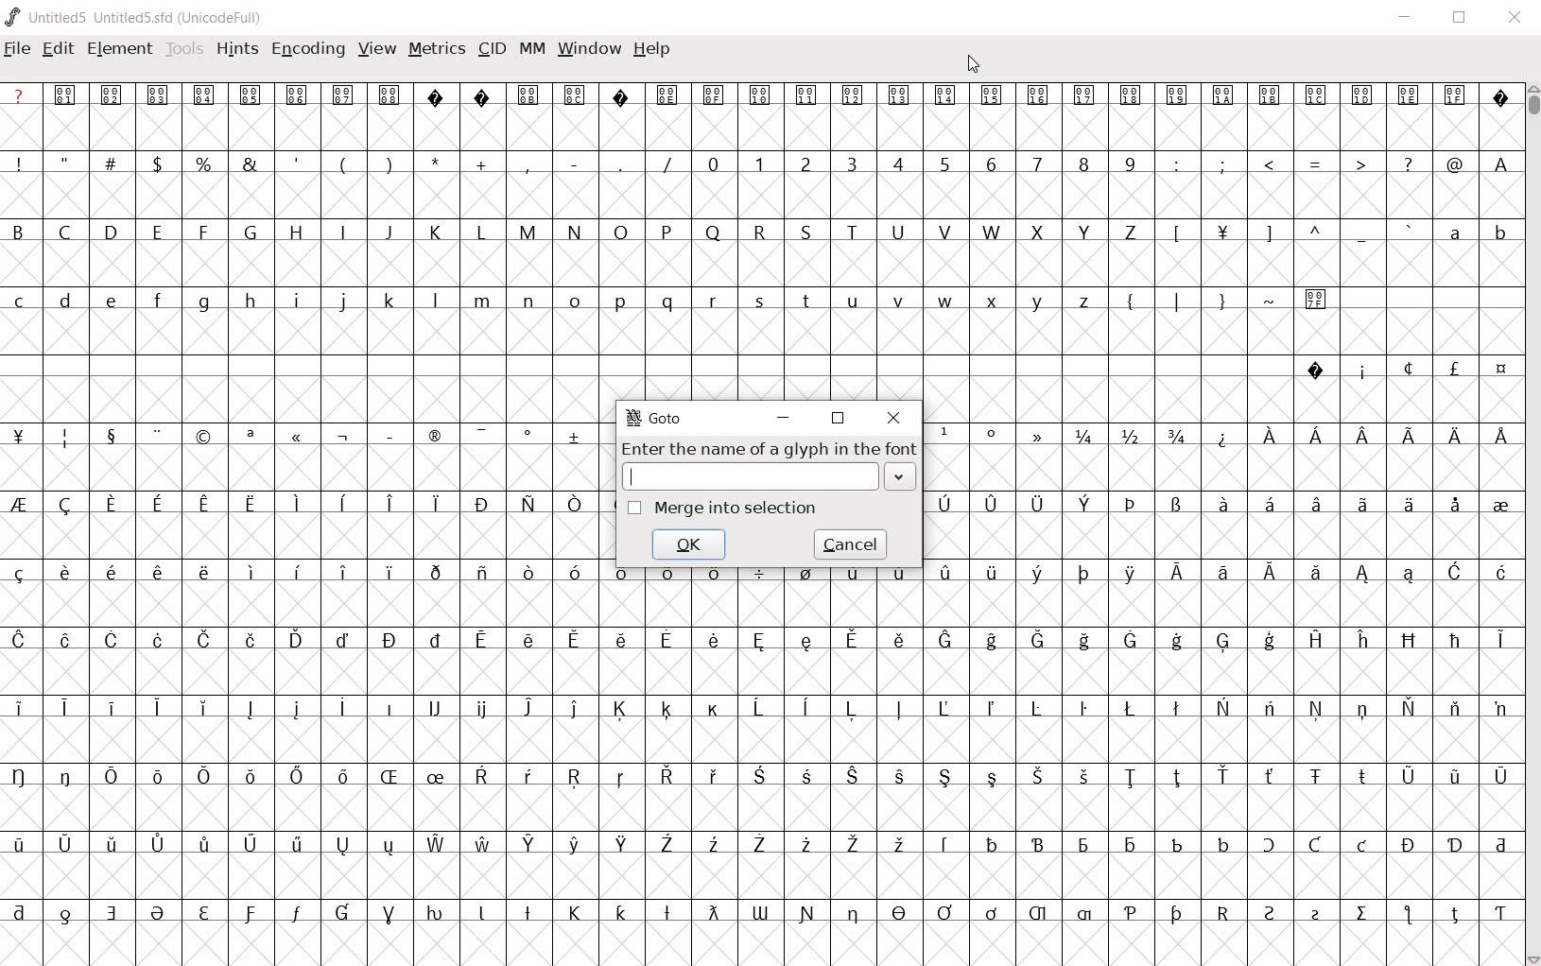 This screenshot has width=1541, height=966. I want to click on 1, so click(758, 163).